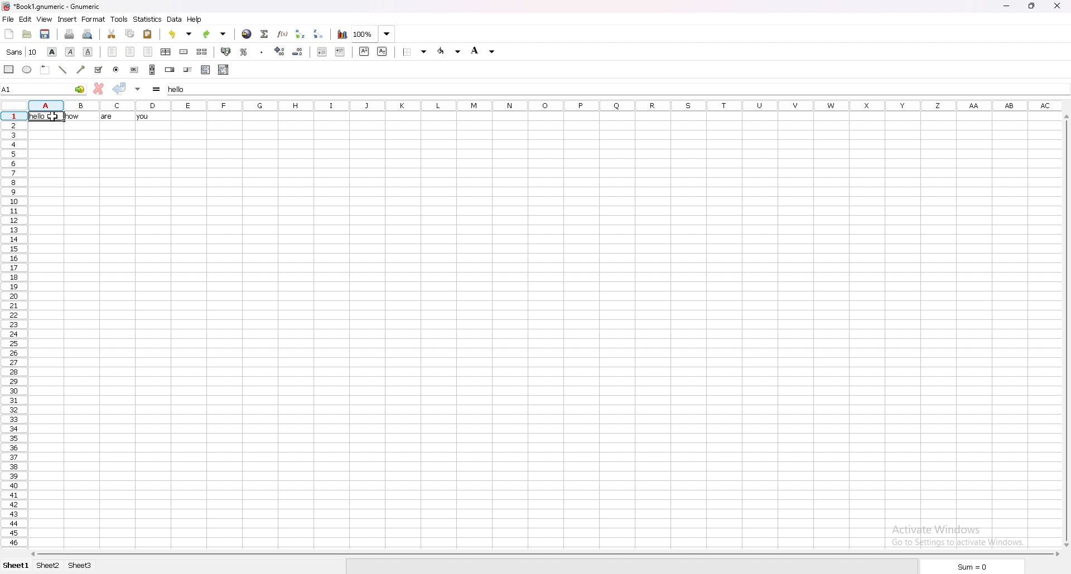 This screenshot has width=1071, height=574. I want to click on file, so click(8, 19).